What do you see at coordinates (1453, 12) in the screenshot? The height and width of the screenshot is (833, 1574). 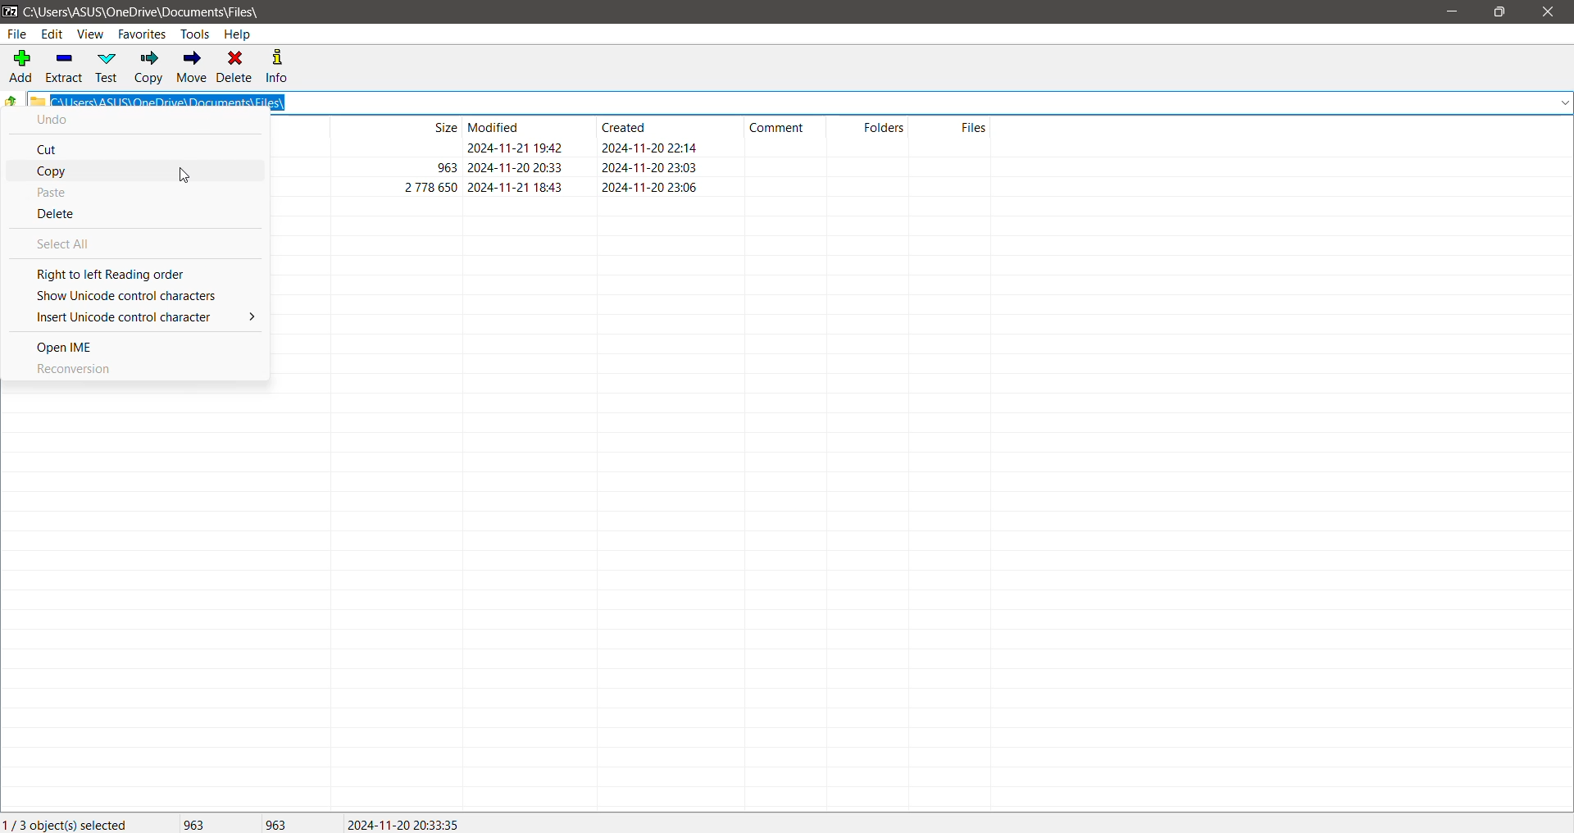 I see `Minimize` at bounding box center [1453, 12].